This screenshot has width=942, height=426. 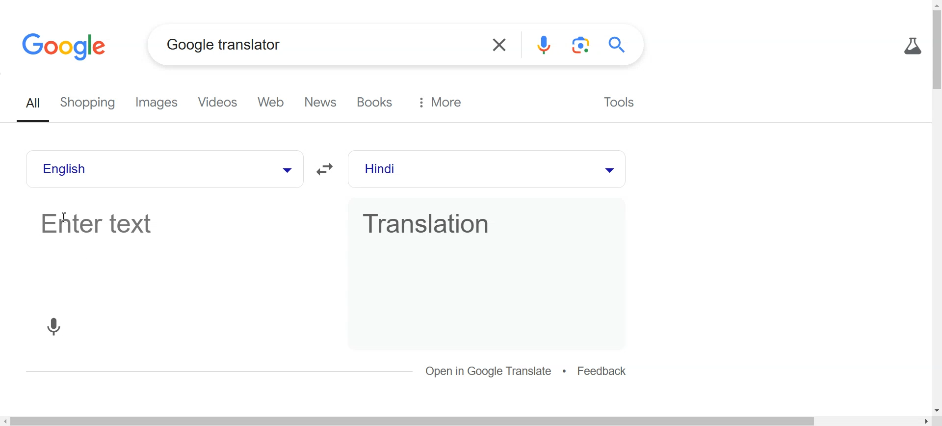 I want to click on Tools, so click(x=617, y=101).